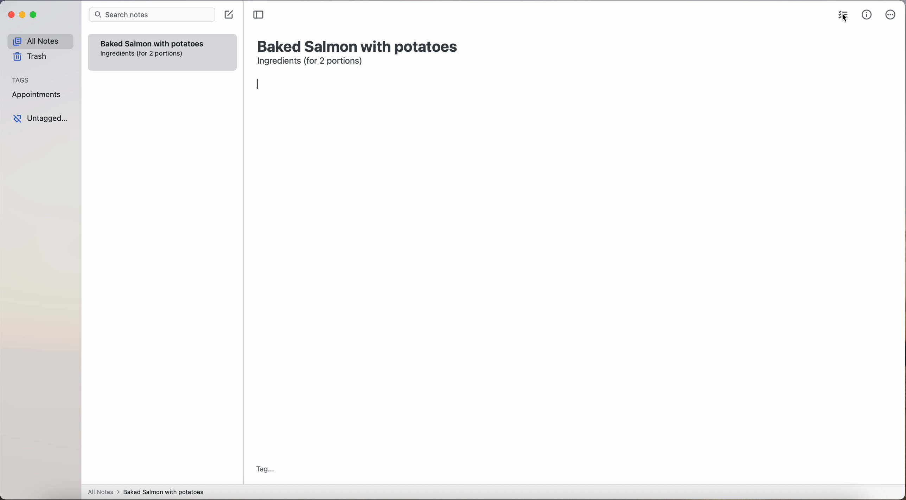  What do you see at coordinates (841, 12) in the screenshot?
I see `check list` at bounding box center [841, 12].